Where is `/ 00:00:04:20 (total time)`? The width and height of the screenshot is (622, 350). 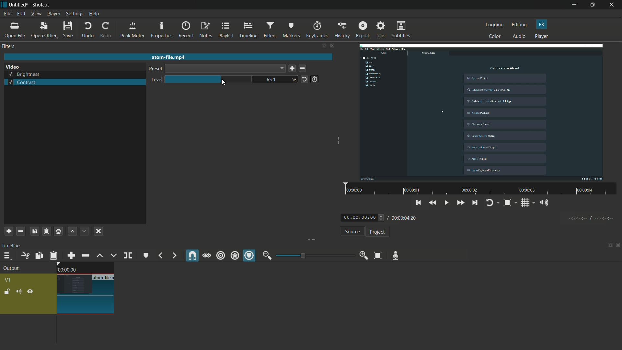
/ 00:00:04:20 (total time) is located at coordinates (403, 217).